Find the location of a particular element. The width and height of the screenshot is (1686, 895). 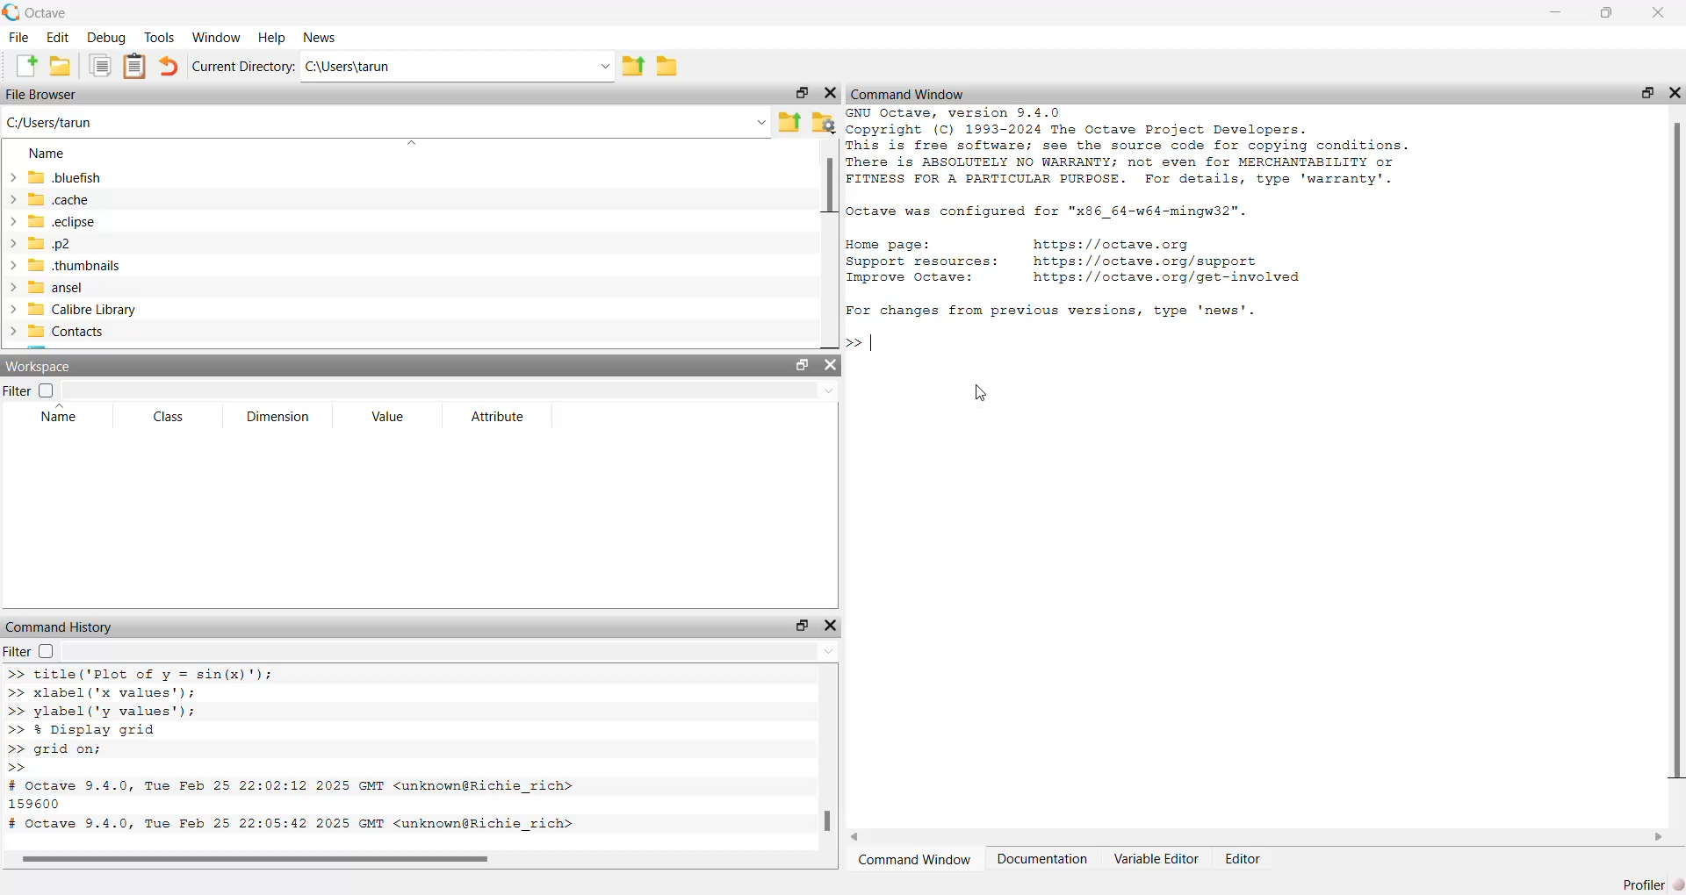

scroll bar is located at coordinates (256, 859).